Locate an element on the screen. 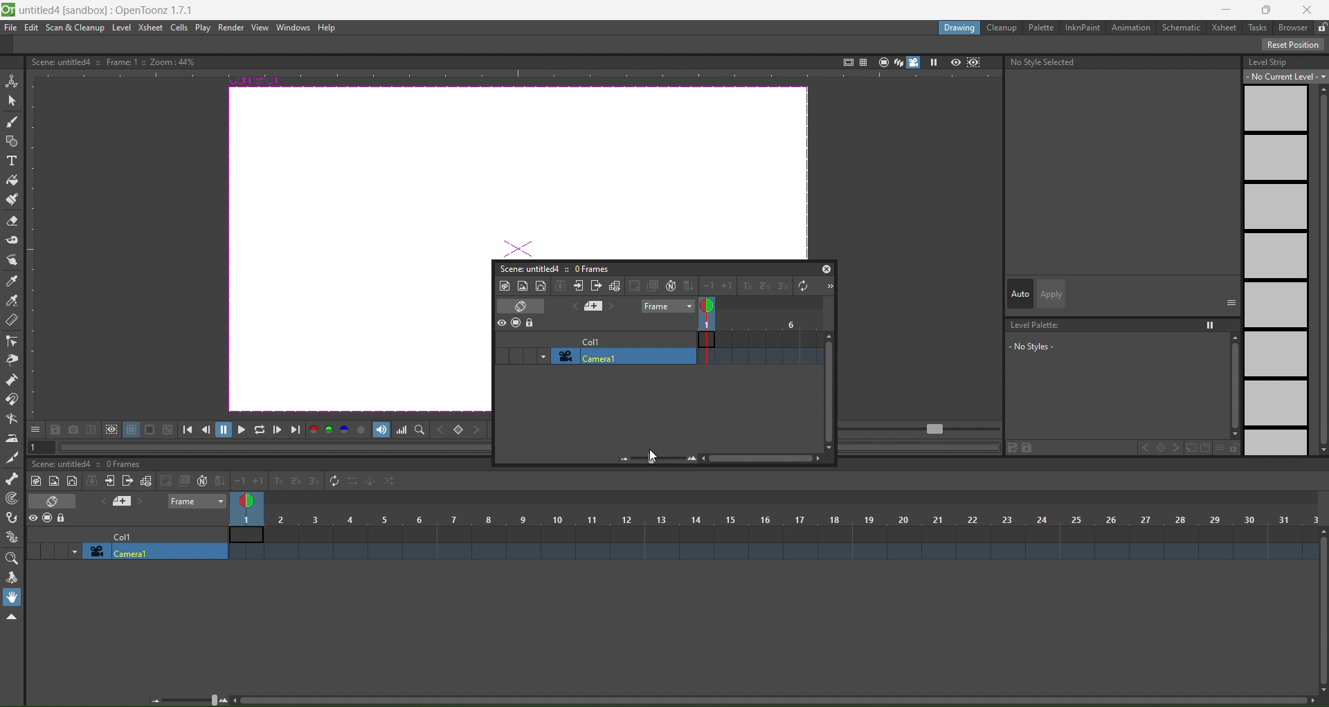 Image resolution: width=1329 pixels, height=707 pixels. cleanup is located at coordinates (1002, 28).